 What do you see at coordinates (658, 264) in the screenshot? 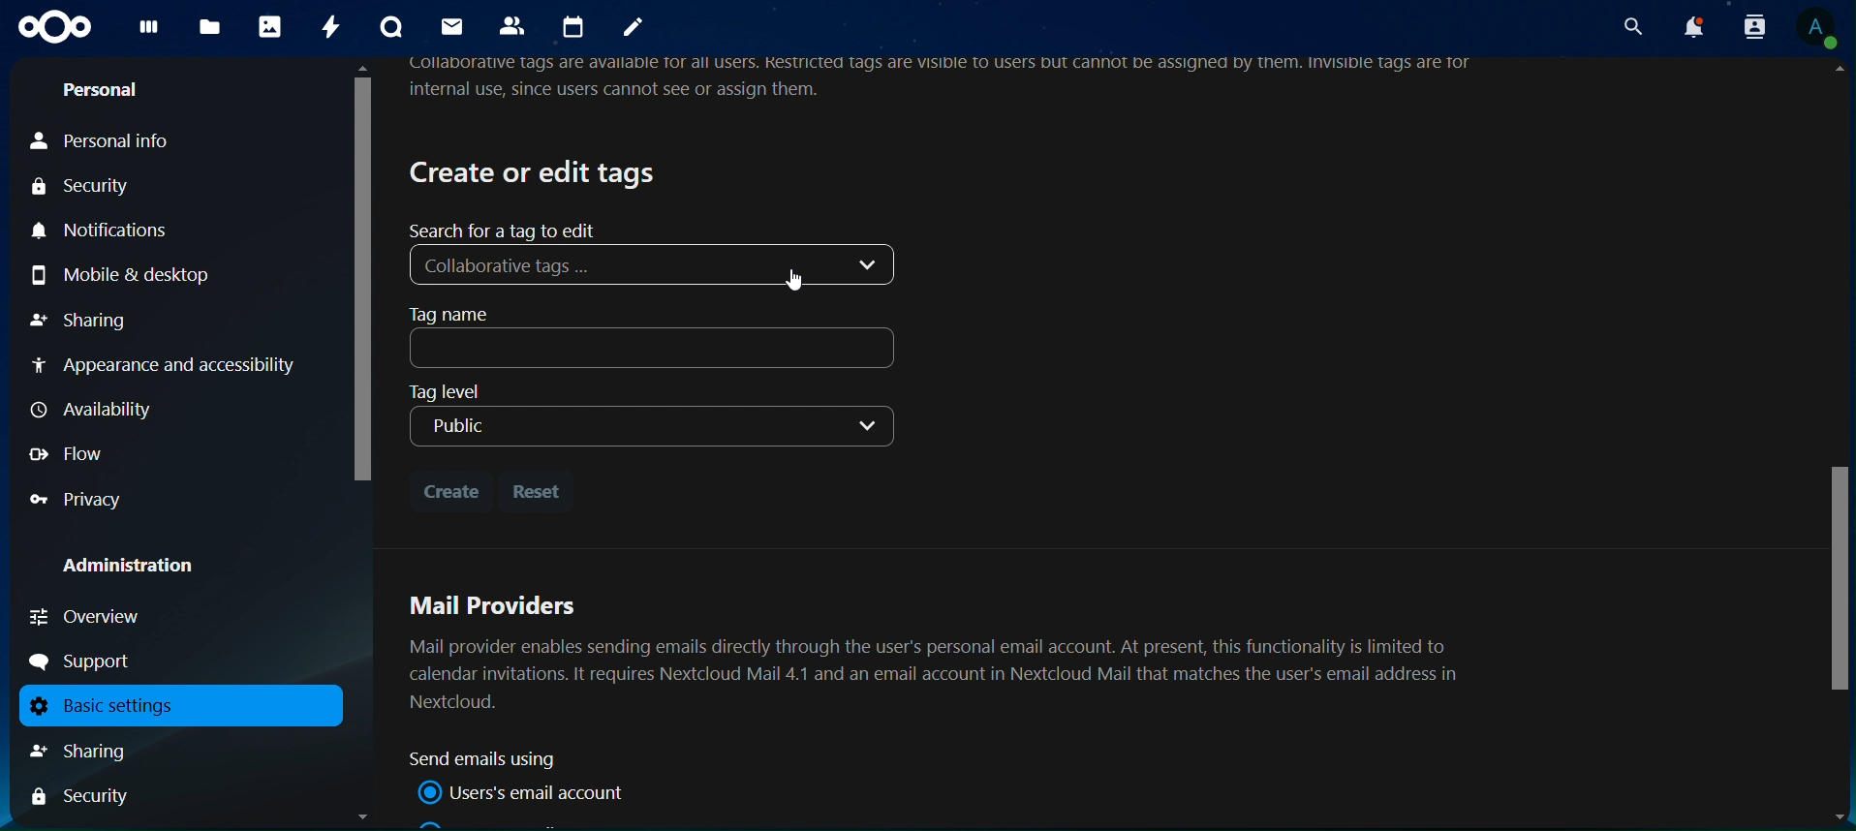
I see `Collaborative tags ... ` at bounding box center [658, 264].